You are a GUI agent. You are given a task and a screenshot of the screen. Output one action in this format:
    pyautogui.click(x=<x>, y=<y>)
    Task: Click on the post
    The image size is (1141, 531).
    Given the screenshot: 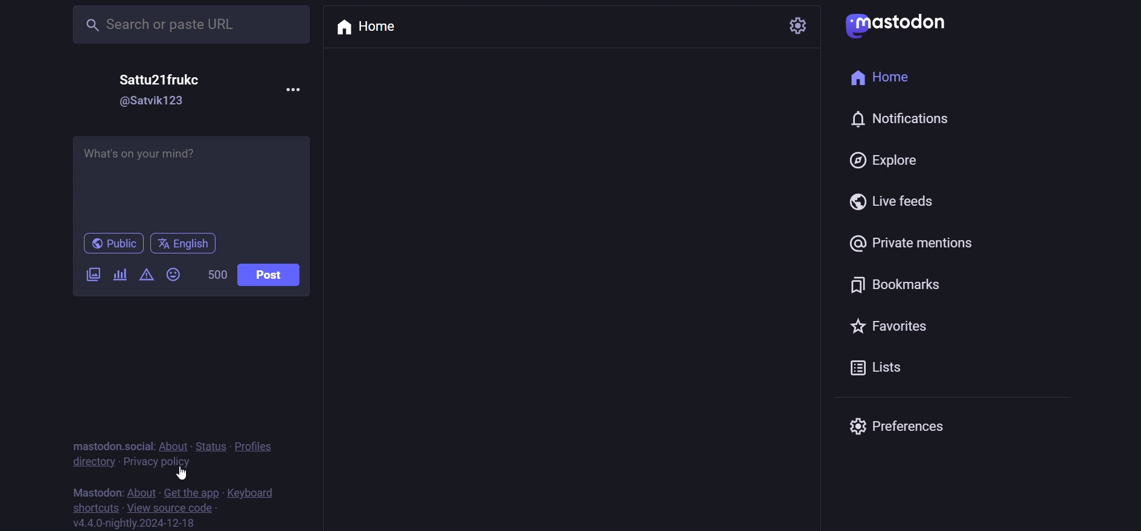 What is the action you would take?
    pyautogui.click(x=271, y=274)
    